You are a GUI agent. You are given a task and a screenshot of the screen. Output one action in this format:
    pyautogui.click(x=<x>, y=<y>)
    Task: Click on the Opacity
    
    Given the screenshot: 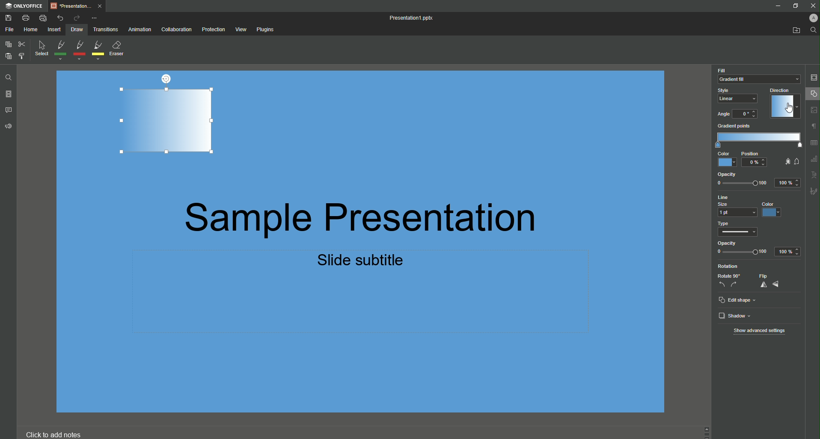 What is the action you would take?
    pyautogui.click(x=743, y=246)
    